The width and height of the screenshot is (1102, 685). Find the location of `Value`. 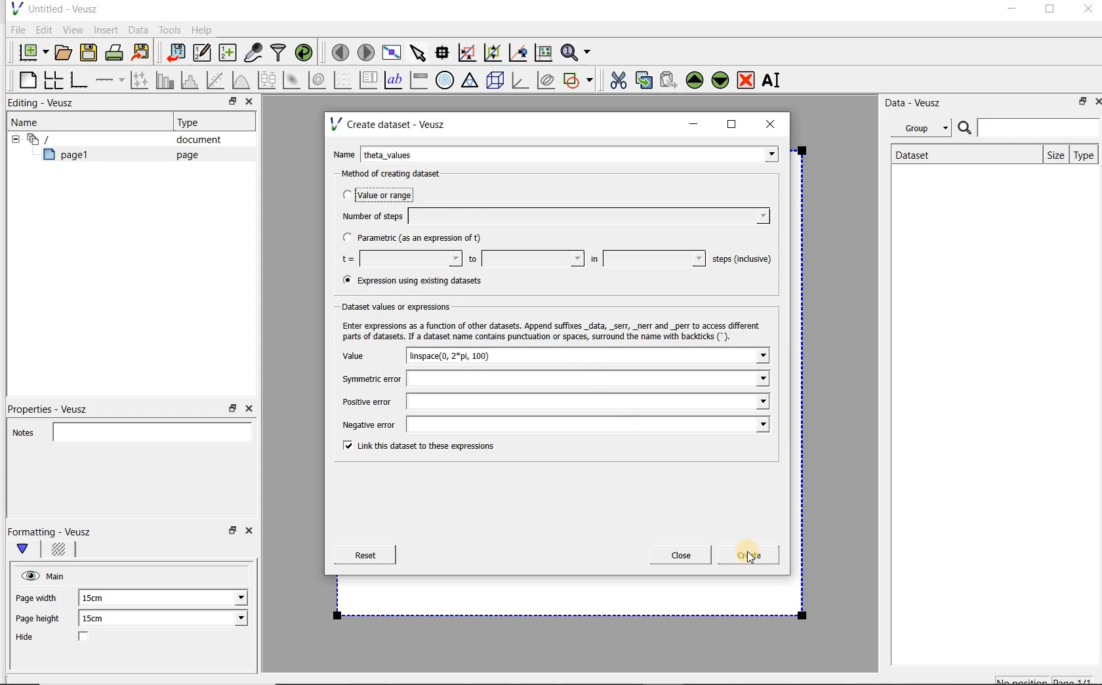

Value is located at coordinates (367, 356).